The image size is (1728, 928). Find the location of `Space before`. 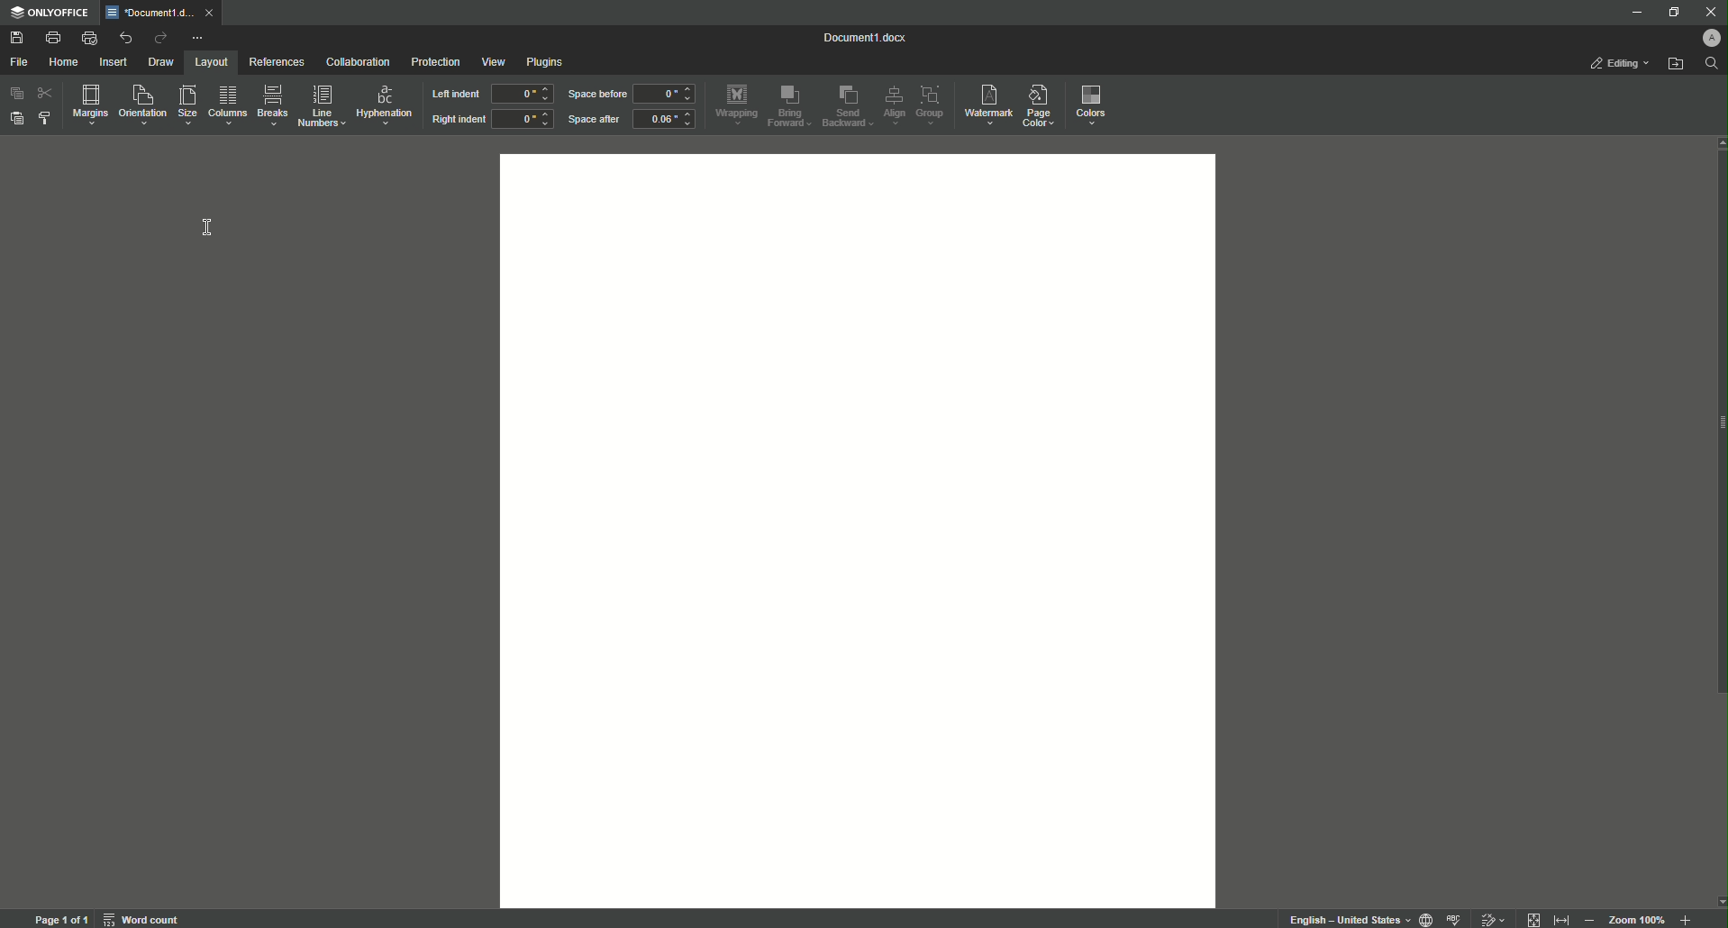

Space before is located at coordinates (596, 95).